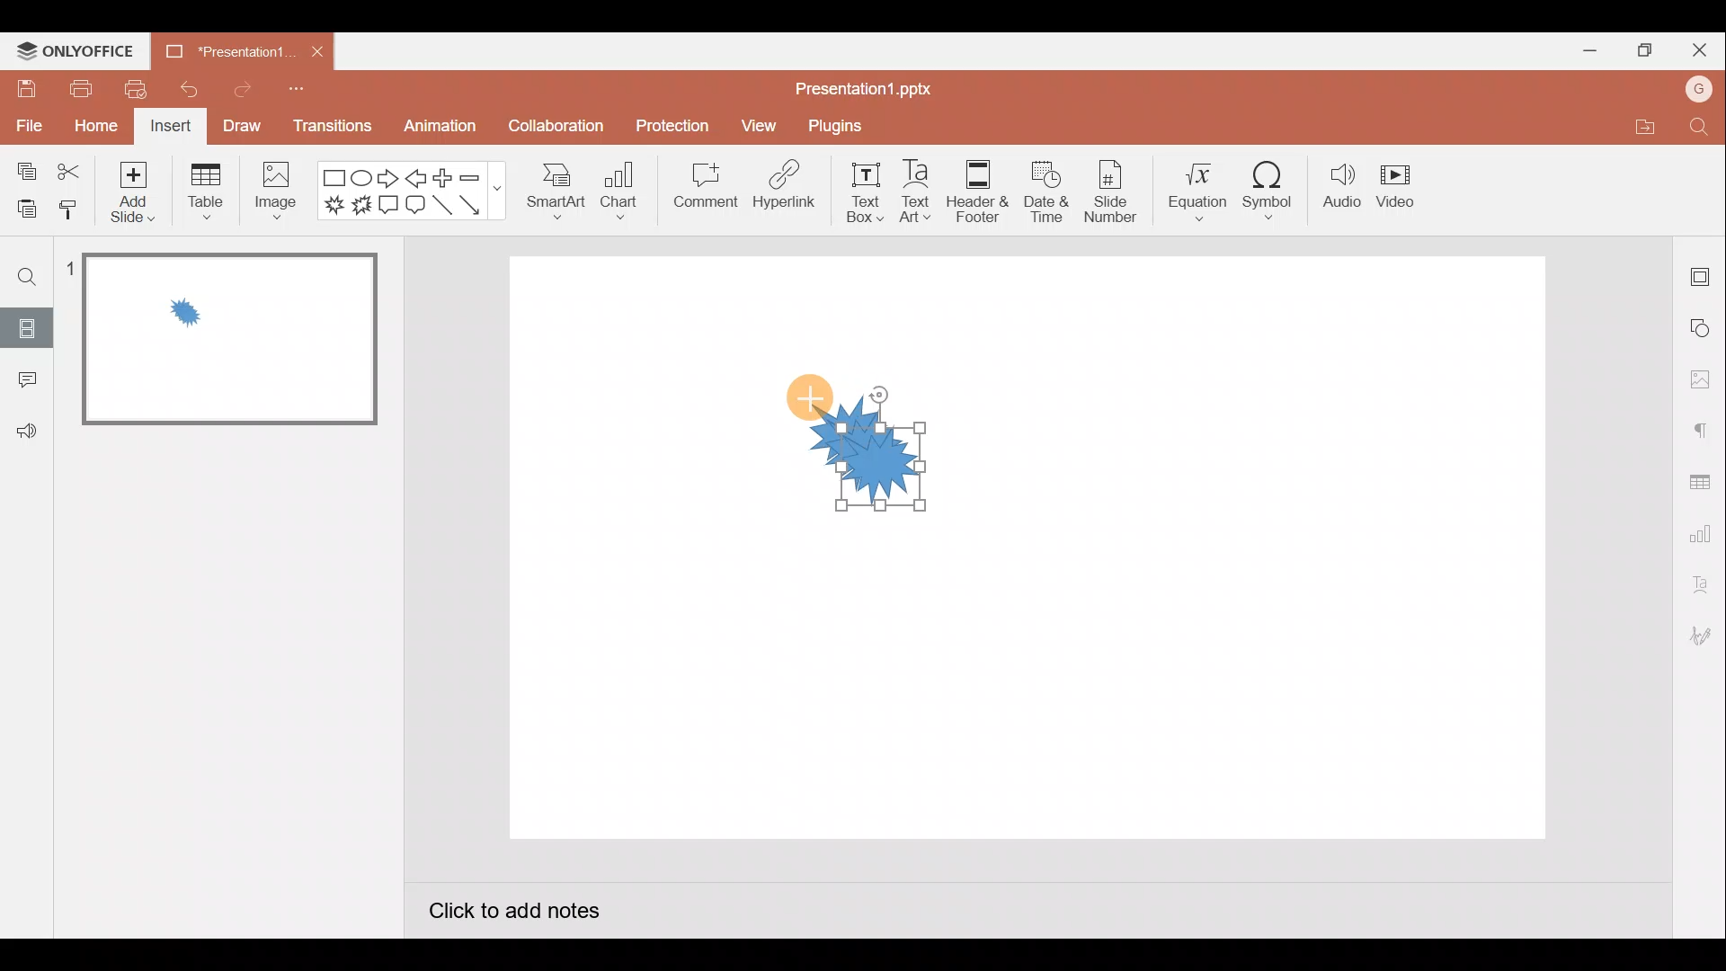  Describe the element at coordinates (320, 51) in the screenshot. I see `Close` at that location.